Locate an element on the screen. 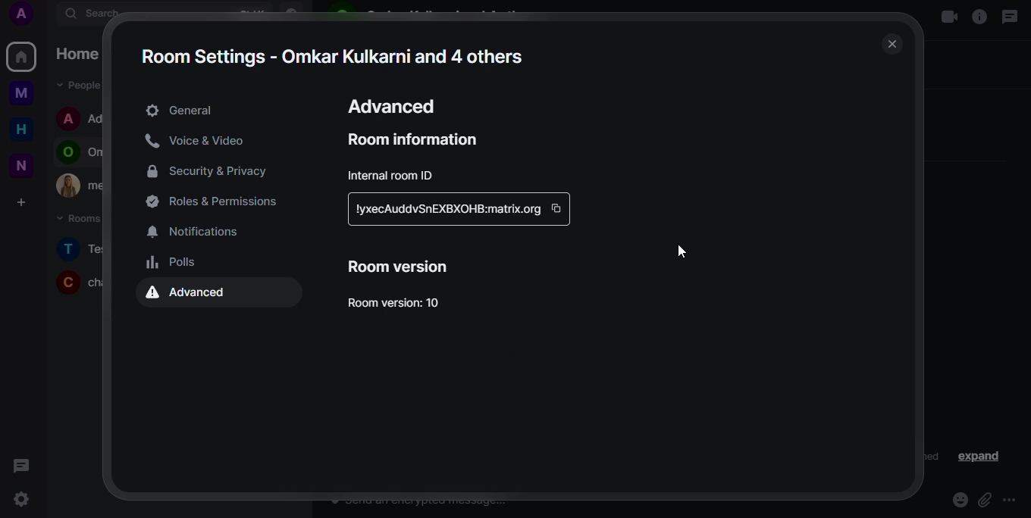  room id is located at coordinates (393, 175).